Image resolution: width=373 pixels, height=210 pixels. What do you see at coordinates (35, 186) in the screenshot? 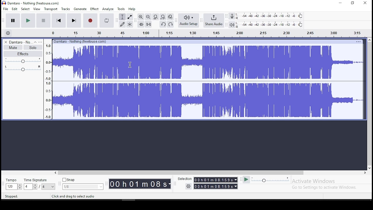
I see `Drop down` at bounding box center [35, 186].